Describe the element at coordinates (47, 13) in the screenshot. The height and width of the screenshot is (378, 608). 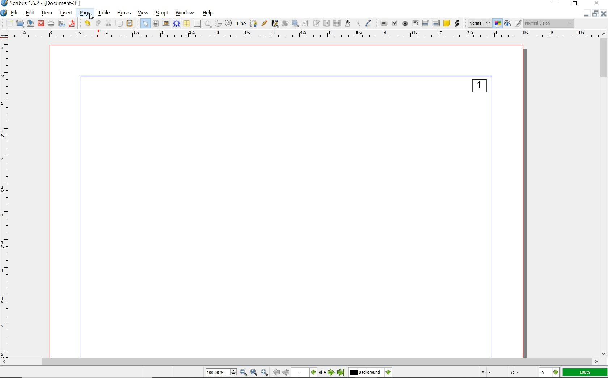
I see `item` at that location.